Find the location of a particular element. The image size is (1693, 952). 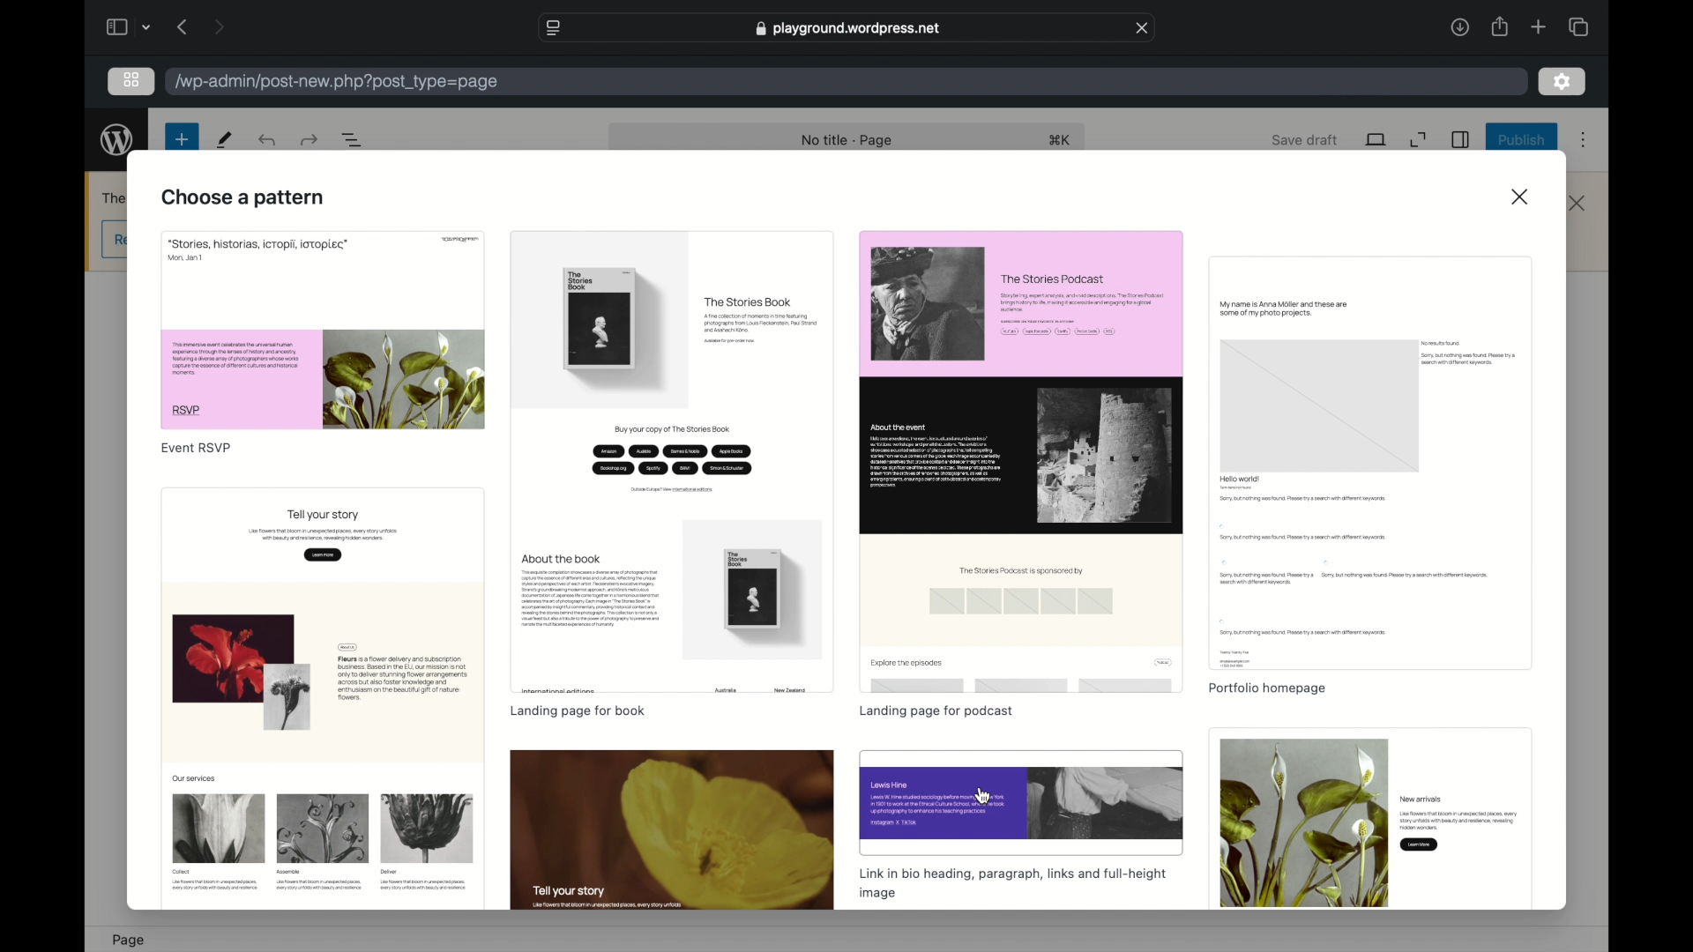

preview is located at coordinates (1372, 462).